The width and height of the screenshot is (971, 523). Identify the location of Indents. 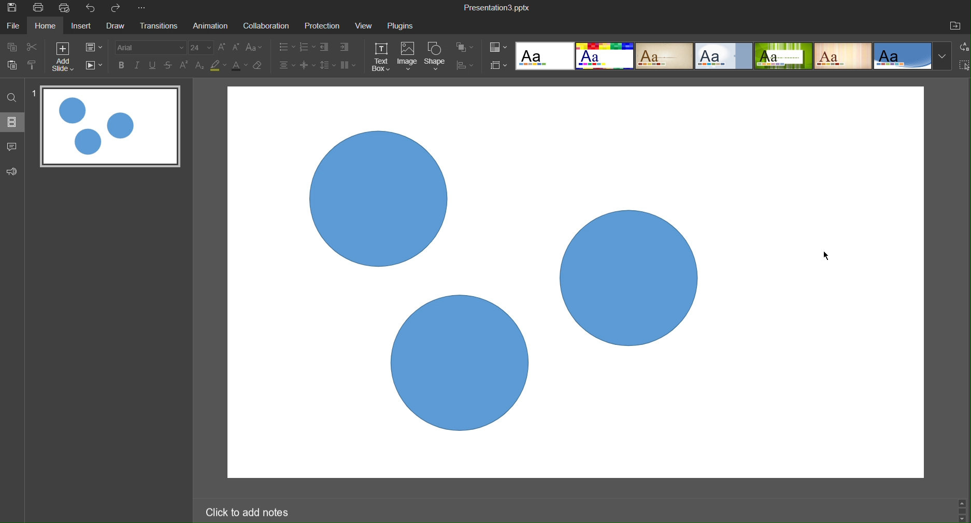
(337, 48).